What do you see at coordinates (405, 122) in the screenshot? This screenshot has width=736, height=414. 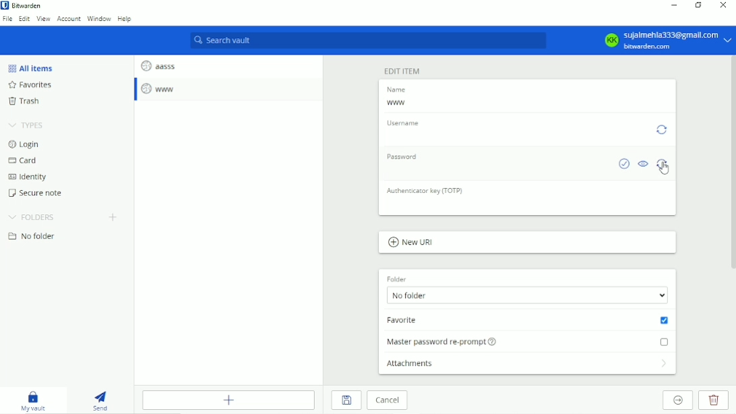 I see `Username` at bounding box center [405, 122].